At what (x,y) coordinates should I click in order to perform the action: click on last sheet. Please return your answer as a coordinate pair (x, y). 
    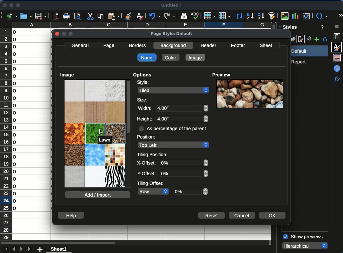
    Looking at the image, I should click on (29, 249).